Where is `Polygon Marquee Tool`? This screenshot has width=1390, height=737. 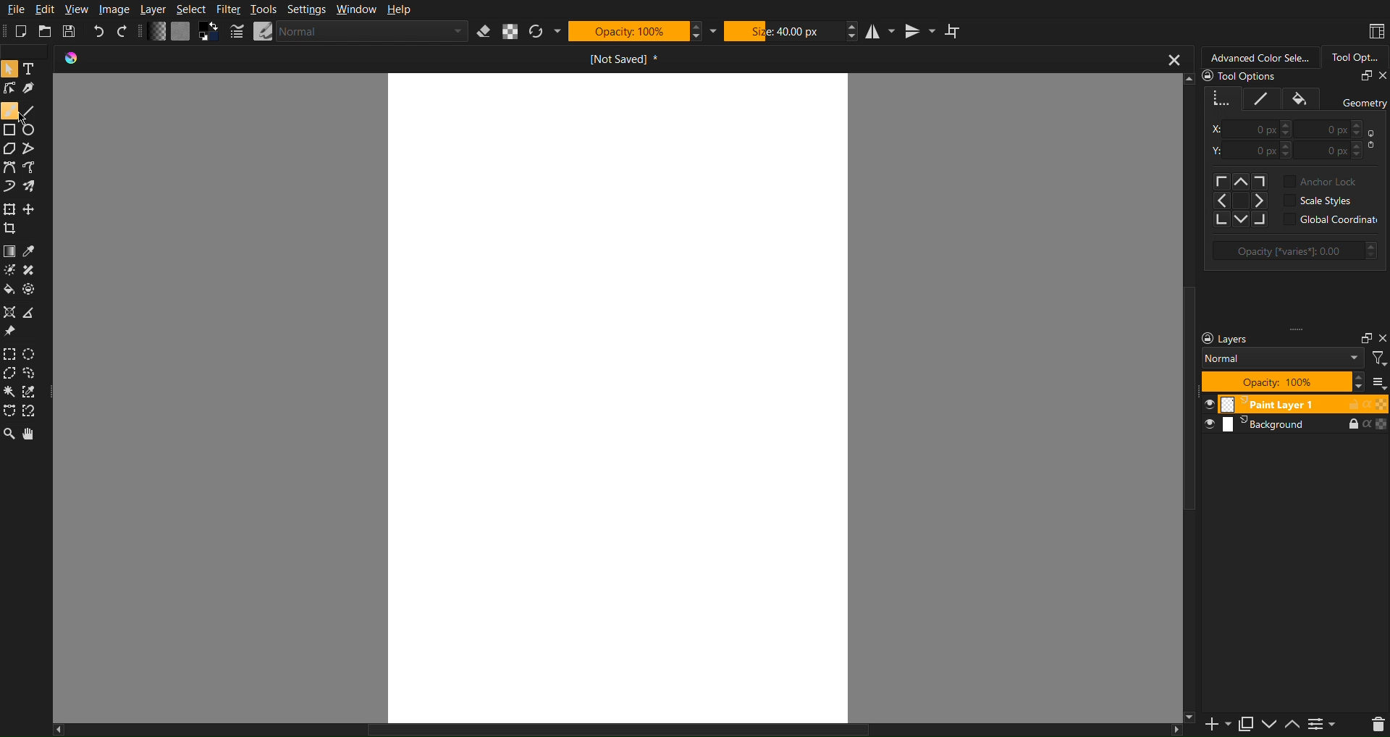
Polygon Marquee Tool is located at coordinates (12, 375).